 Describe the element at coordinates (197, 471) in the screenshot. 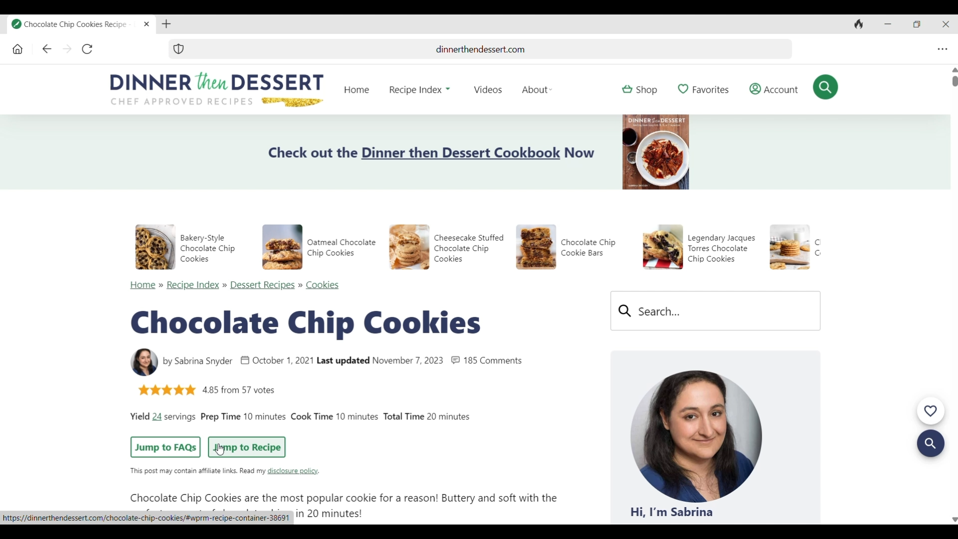

I see `This post may contain affiliate links. Read my` at that location.